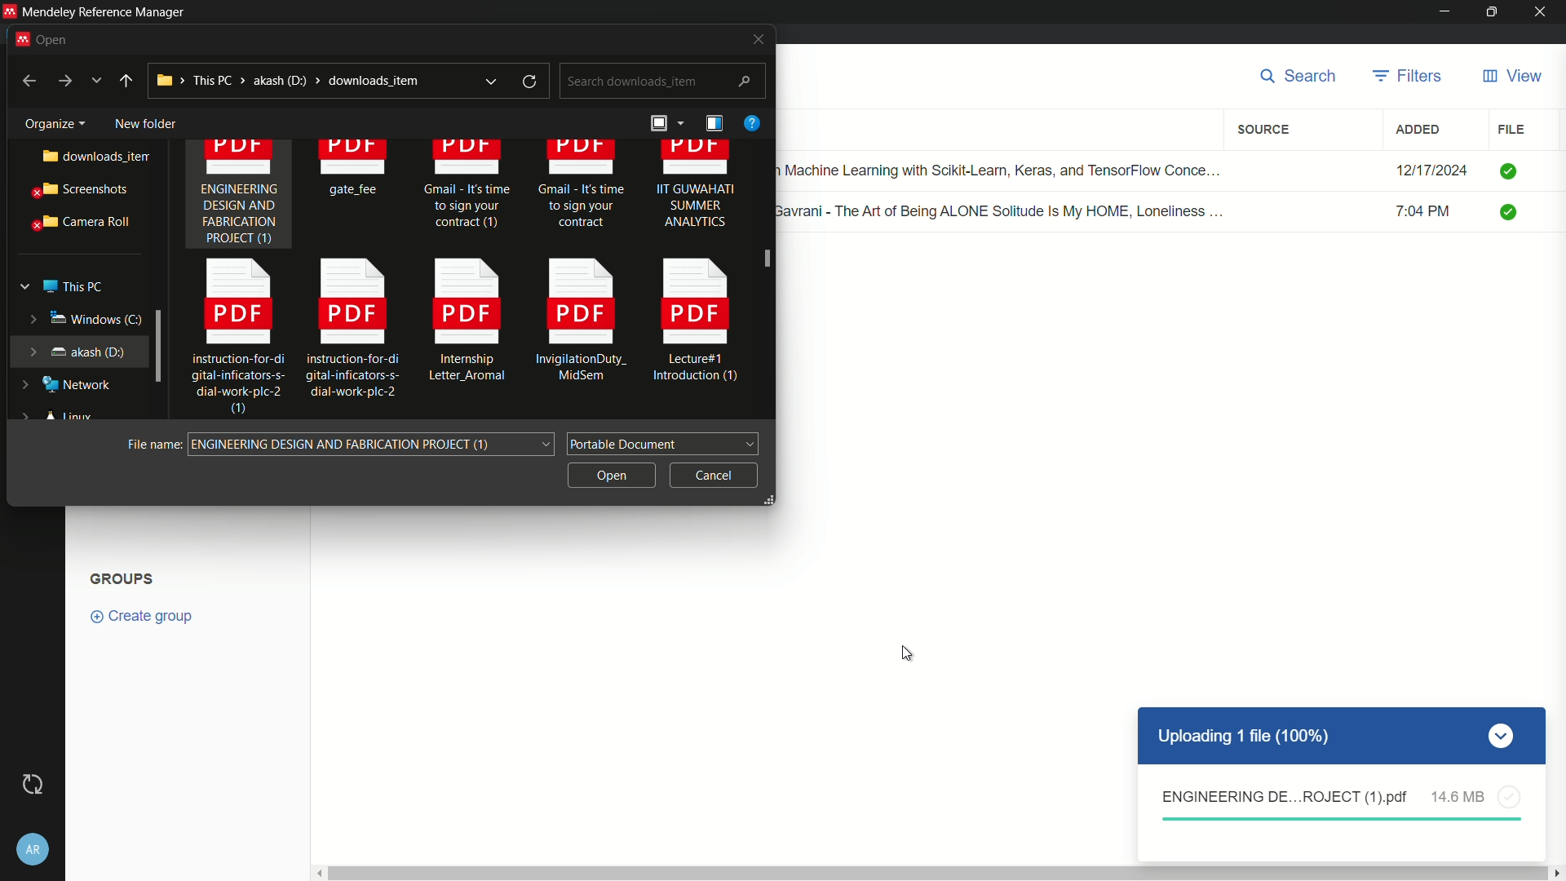 This screenshot has height=881, width=1566. I want to click on Hands-on Machine Learning with Scikit-Learn, Keras, and TensorFlow Conce..., so click(1008, 166).